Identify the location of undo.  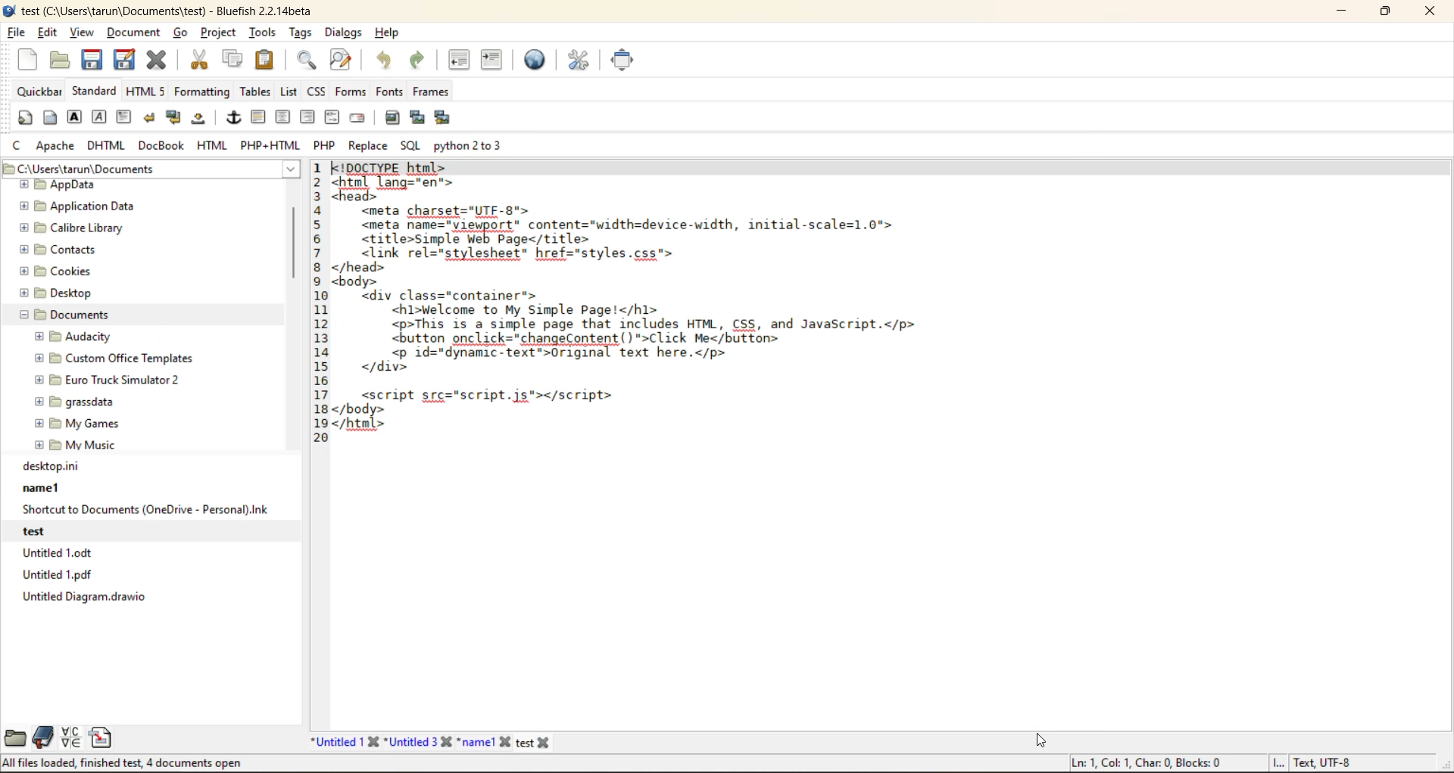
(382, 60).